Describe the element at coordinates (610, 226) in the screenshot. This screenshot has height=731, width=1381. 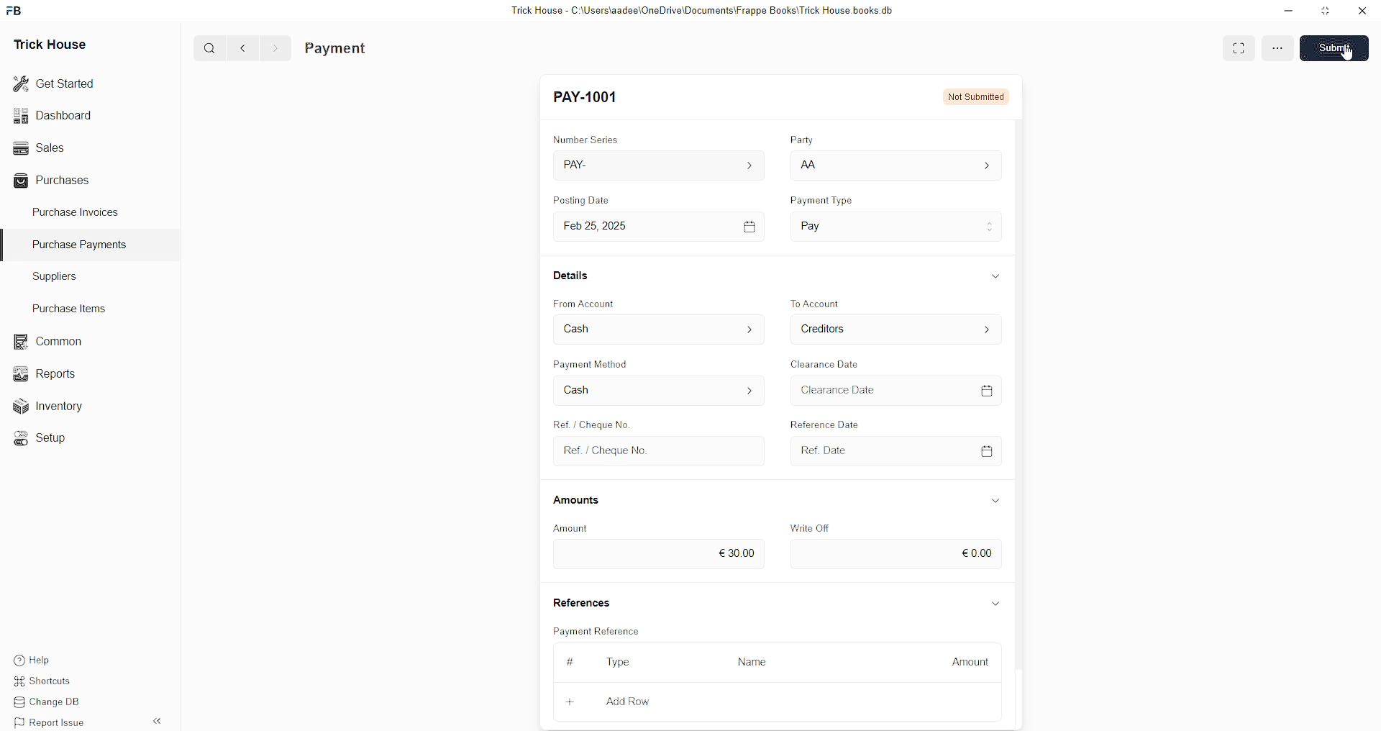
I see `Feb 25,2025` at that location.